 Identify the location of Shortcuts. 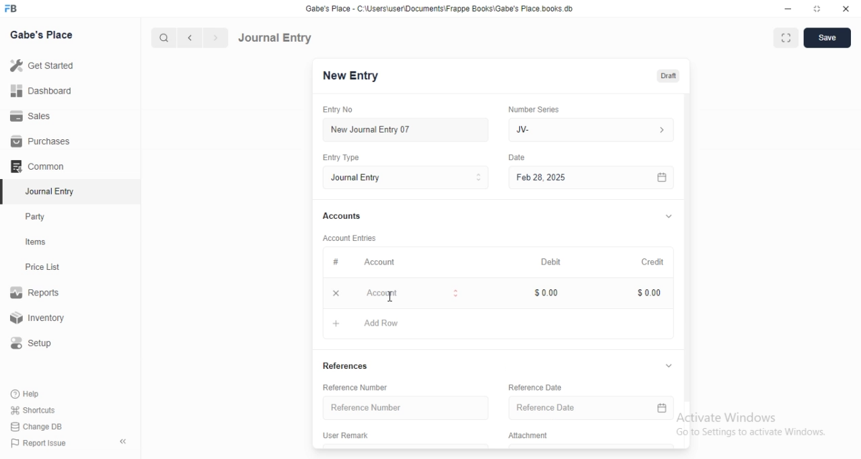
(33, 409).